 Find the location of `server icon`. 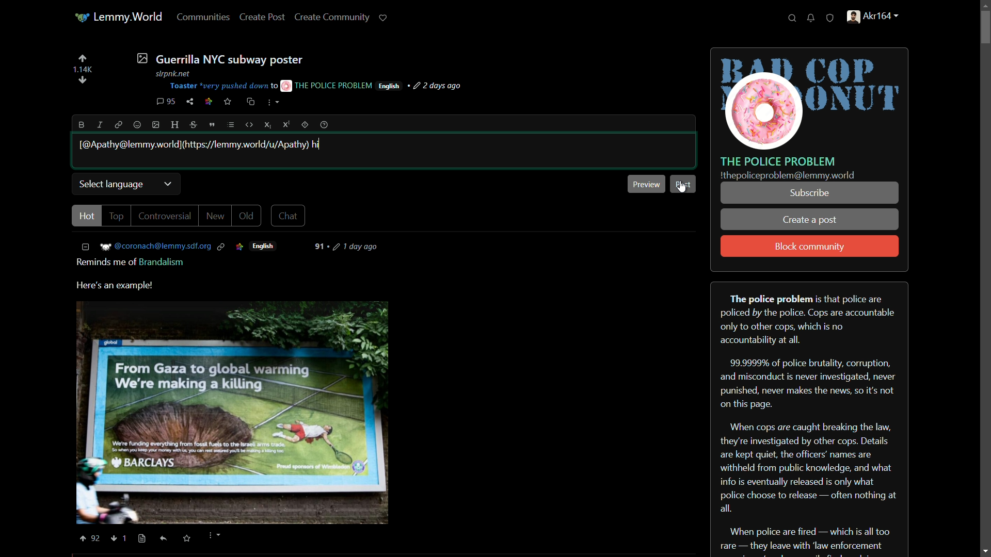

server icon is located at coordinates (810, 100).